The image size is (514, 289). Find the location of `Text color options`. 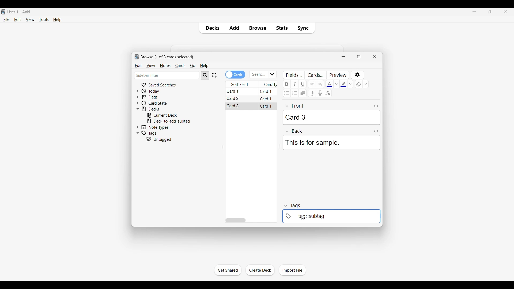

Text color options is located at coordinates (336, 84).